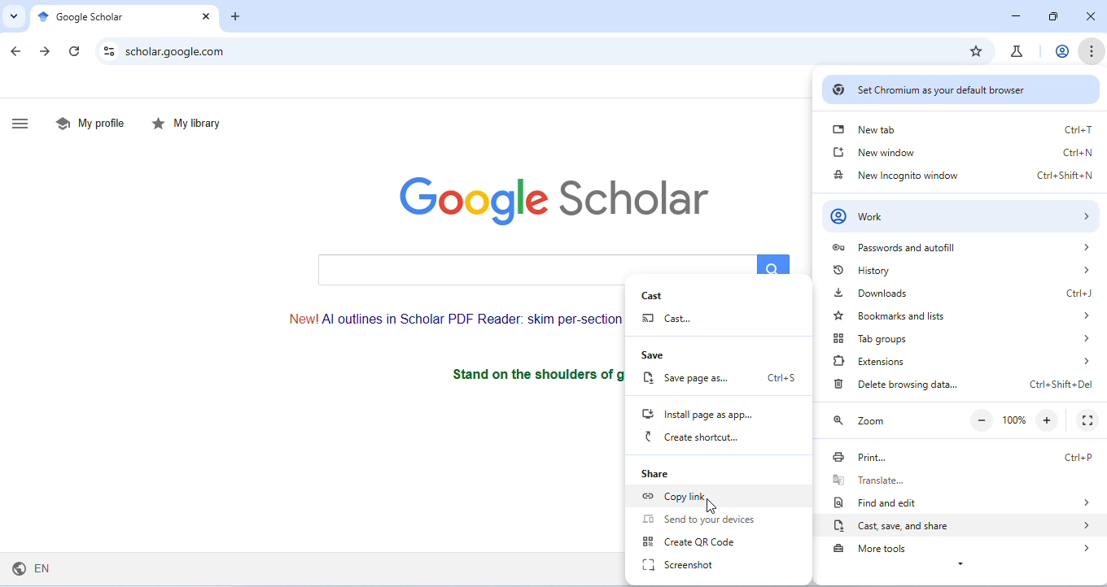  I want to click on cursor movement, so click(711, 505).